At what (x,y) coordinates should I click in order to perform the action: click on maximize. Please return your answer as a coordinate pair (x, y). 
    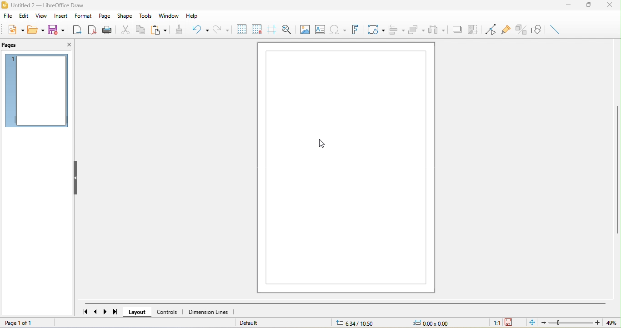
    Looking at the image, I should click on (588, 5).